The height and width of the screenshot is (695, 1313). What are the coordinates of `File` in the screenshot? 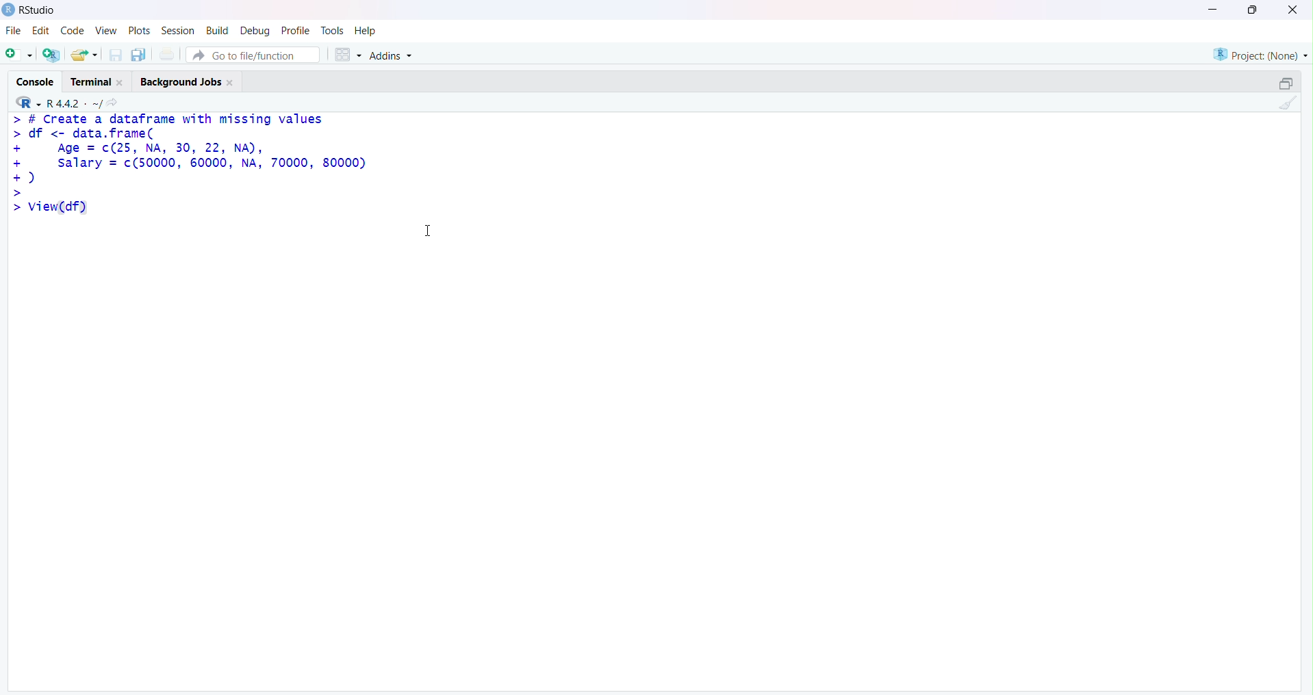 It's located at (12, 31).